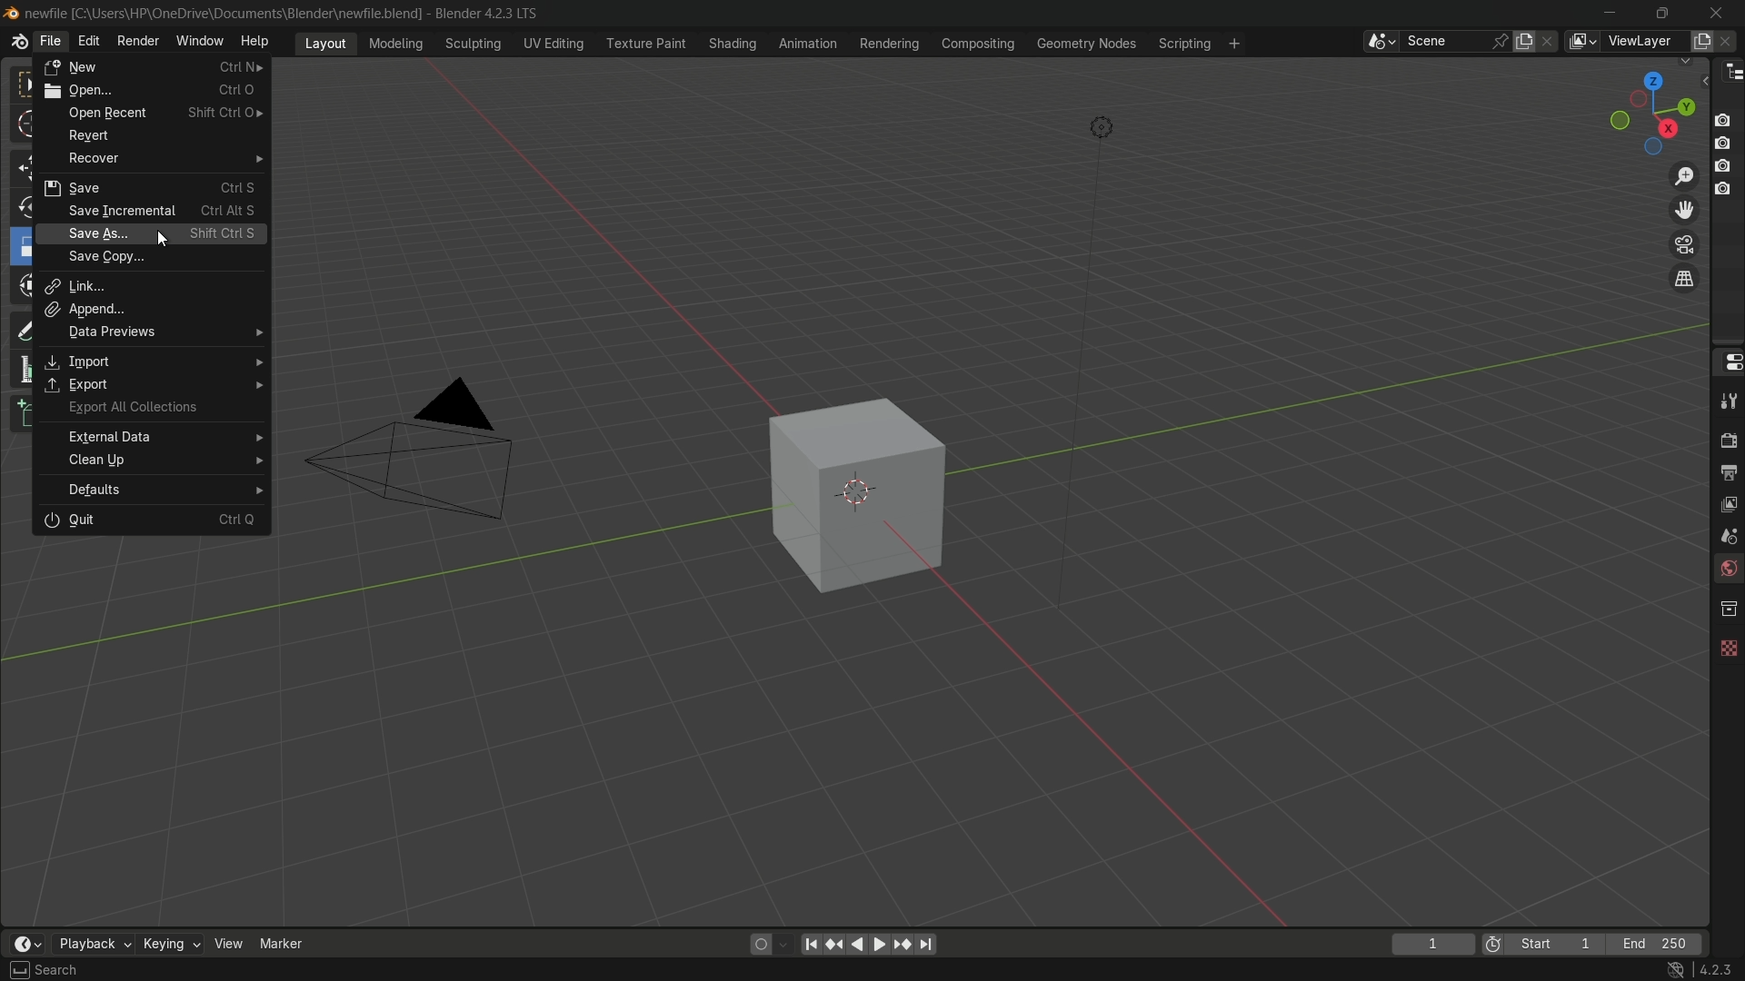 Image resolution: width=1745 pixels, height=981 pixels. What do you see at coordinates (154, 411) in the screenshot?
I see `export all collections` at bounding box center [154, 411].